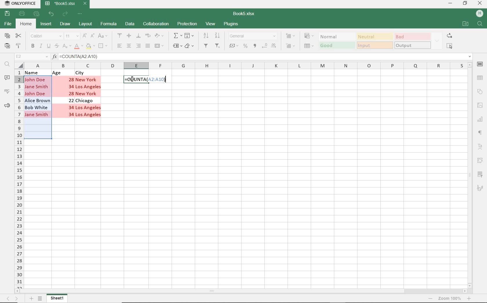 This screenshot has height=303, width=487. What do you see at coordinates (32, 57) in the screenshot?
I see `NAME MANAGER` at bounding box center [32, 57].